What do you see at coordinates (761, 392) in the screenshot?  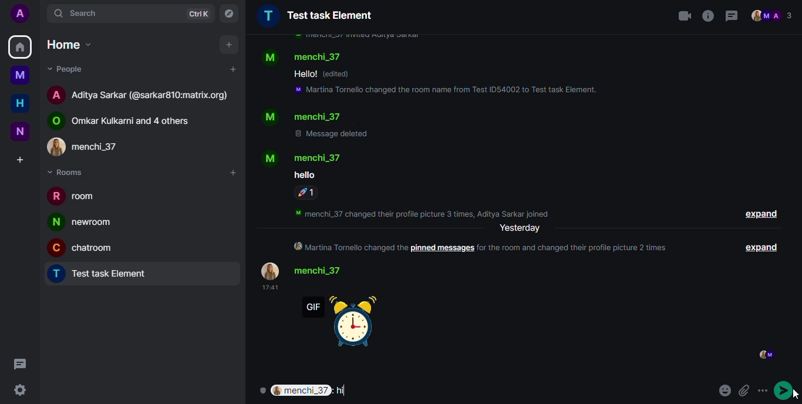 I see `more` at bounding box center [761, 392].